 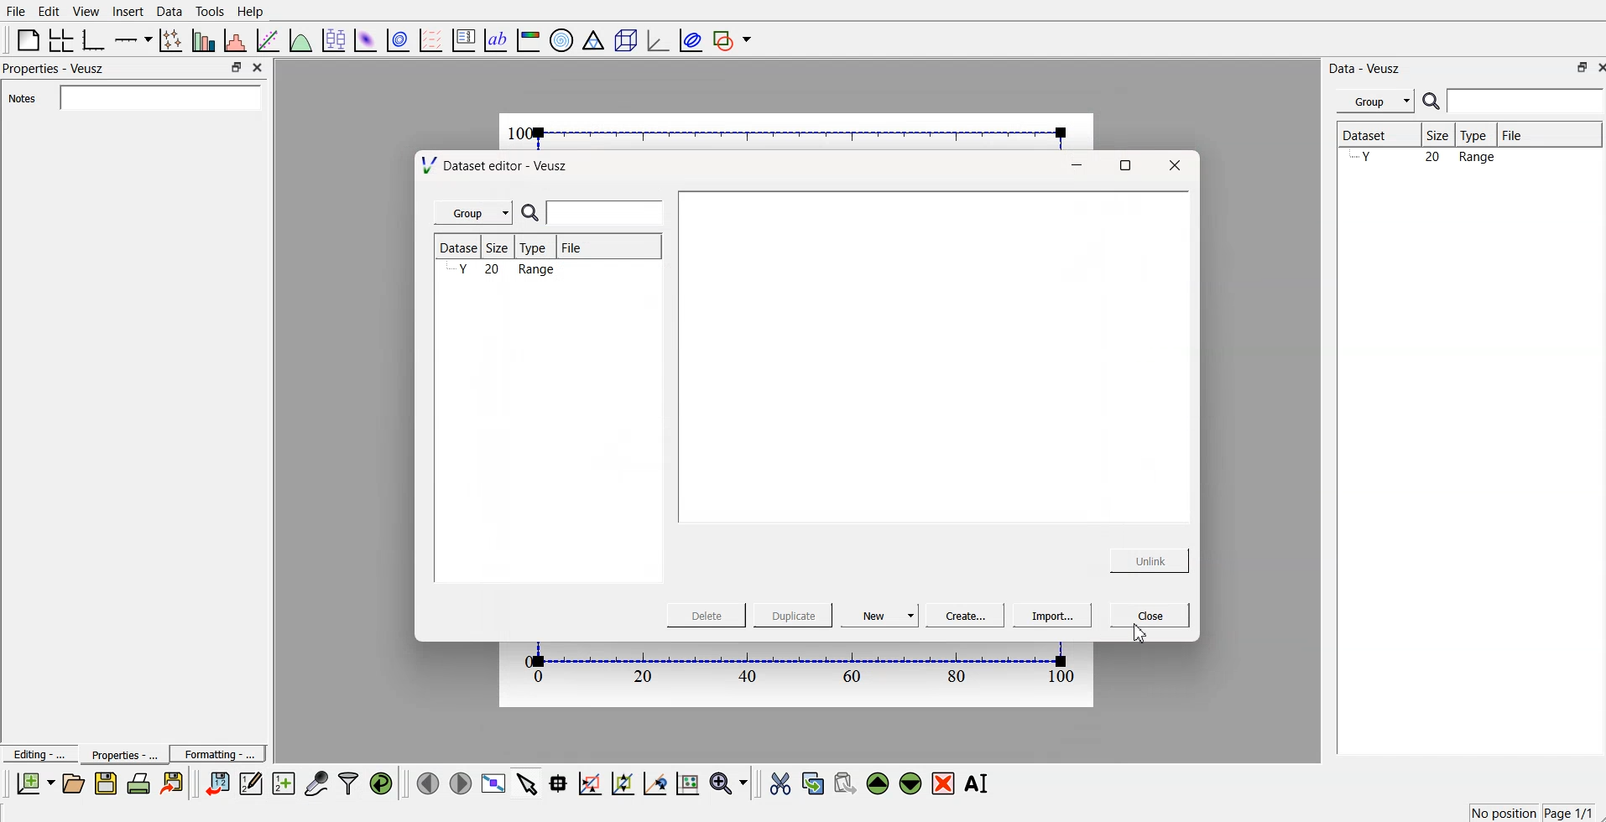 What do you see at coordinates (879, 782) in the screenshot?
I see `move up` at bounding box center [879, 782].